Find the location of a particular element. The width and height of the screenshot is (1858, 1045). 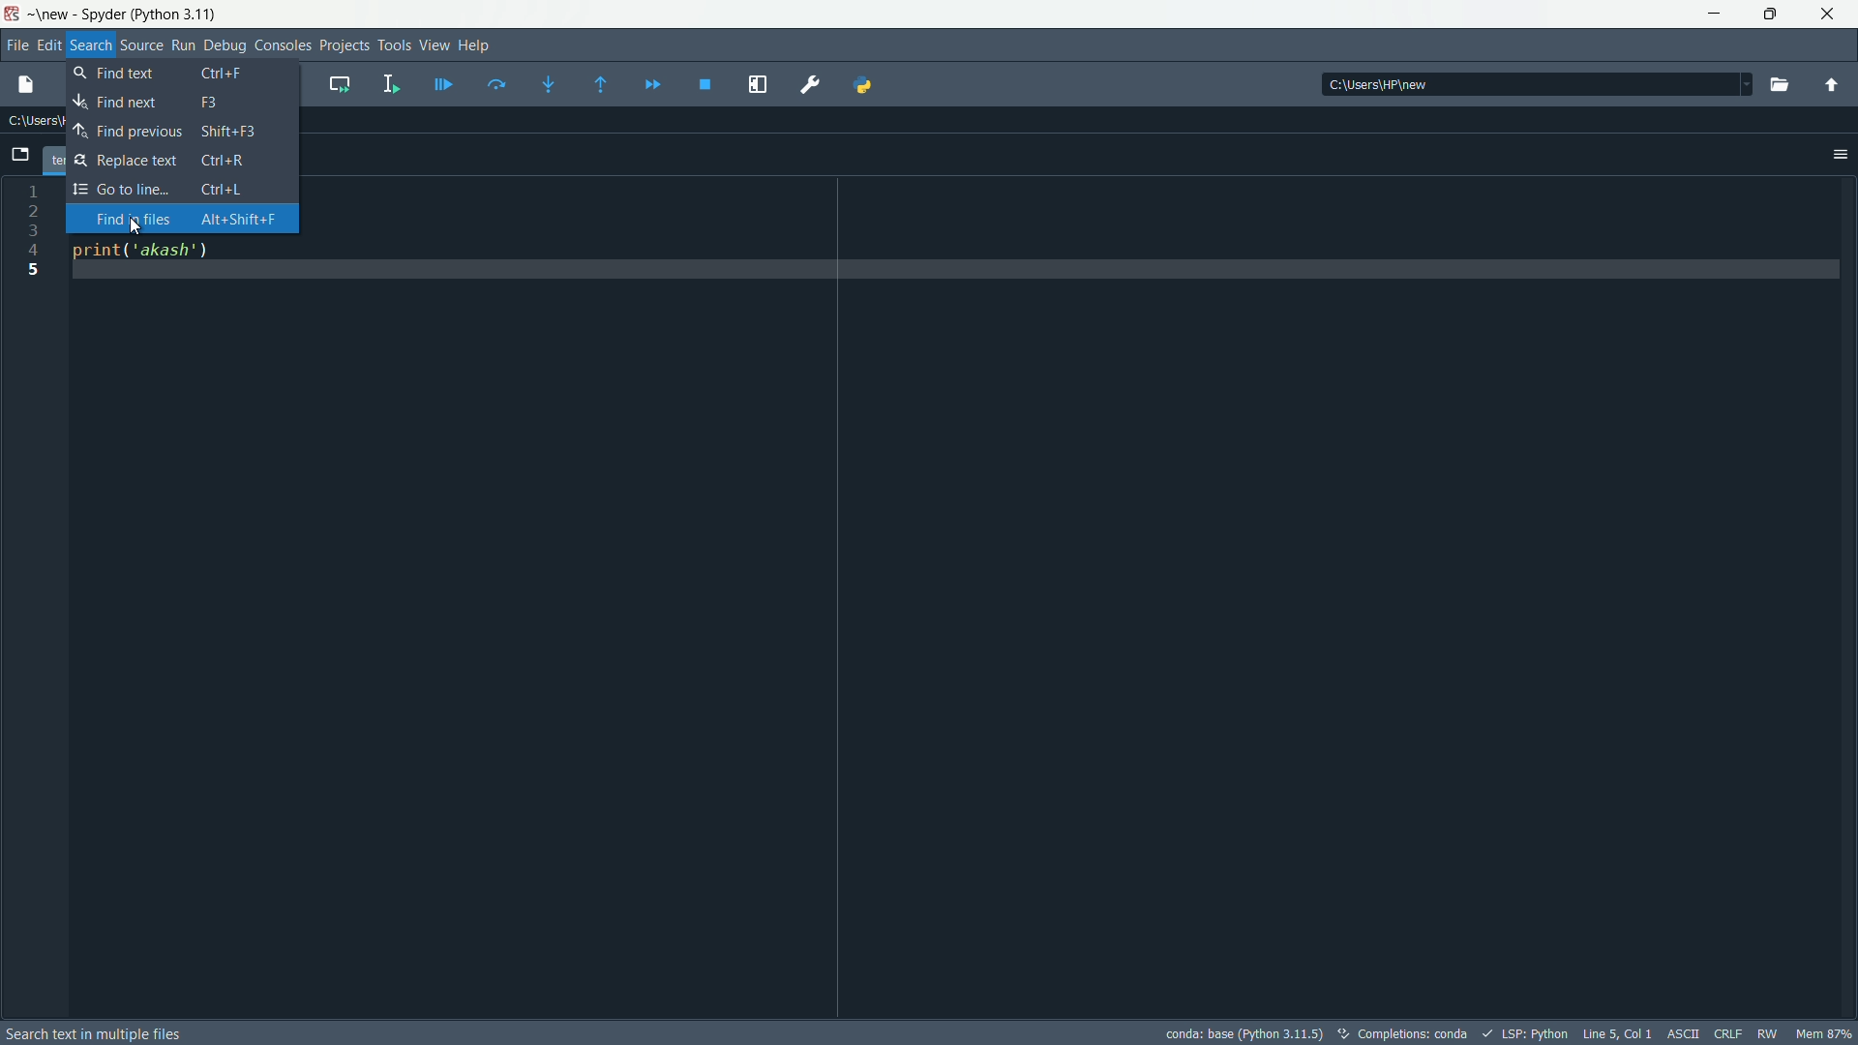

Spyder(Python 3.11) is located at coordinates (129, 14).